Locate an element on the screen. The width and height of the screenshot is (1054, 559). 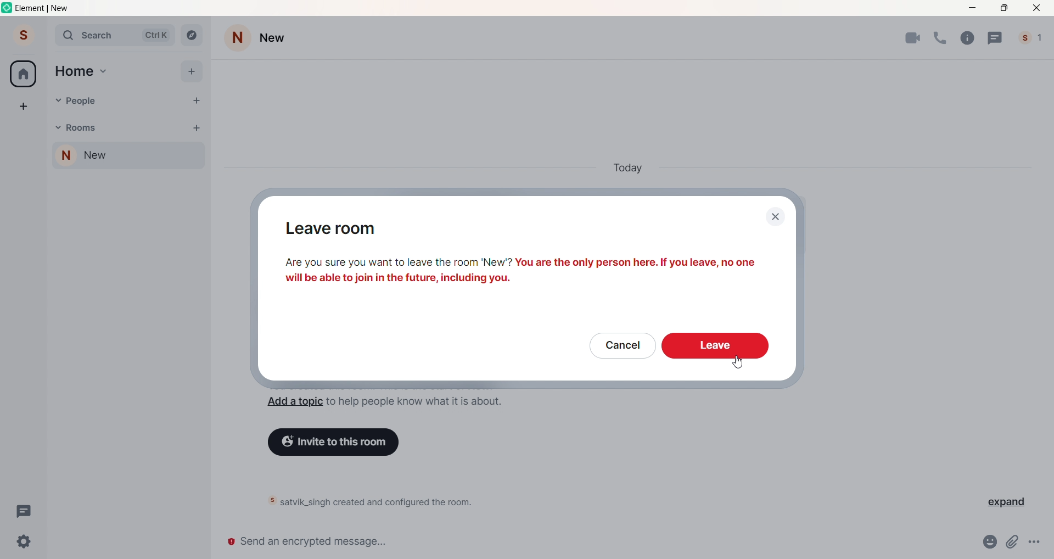
Audio Call is located at coordinates (943, 37).